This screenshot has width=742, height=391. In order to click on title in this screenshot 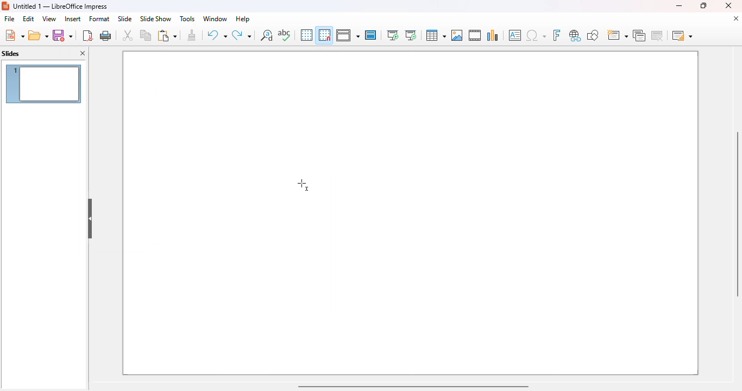, I will do `click(61, 6)`.